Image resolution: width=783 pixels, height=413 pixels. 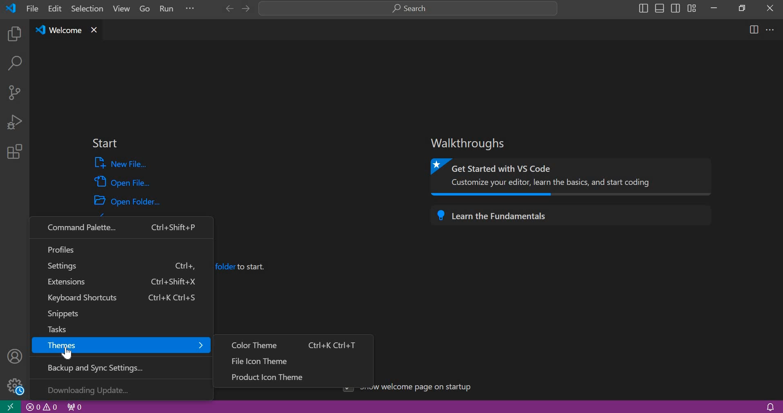 What do you see at coordinates (119, 314) in the screenshot?
I see `snippets` at bounding box center [119, 314].